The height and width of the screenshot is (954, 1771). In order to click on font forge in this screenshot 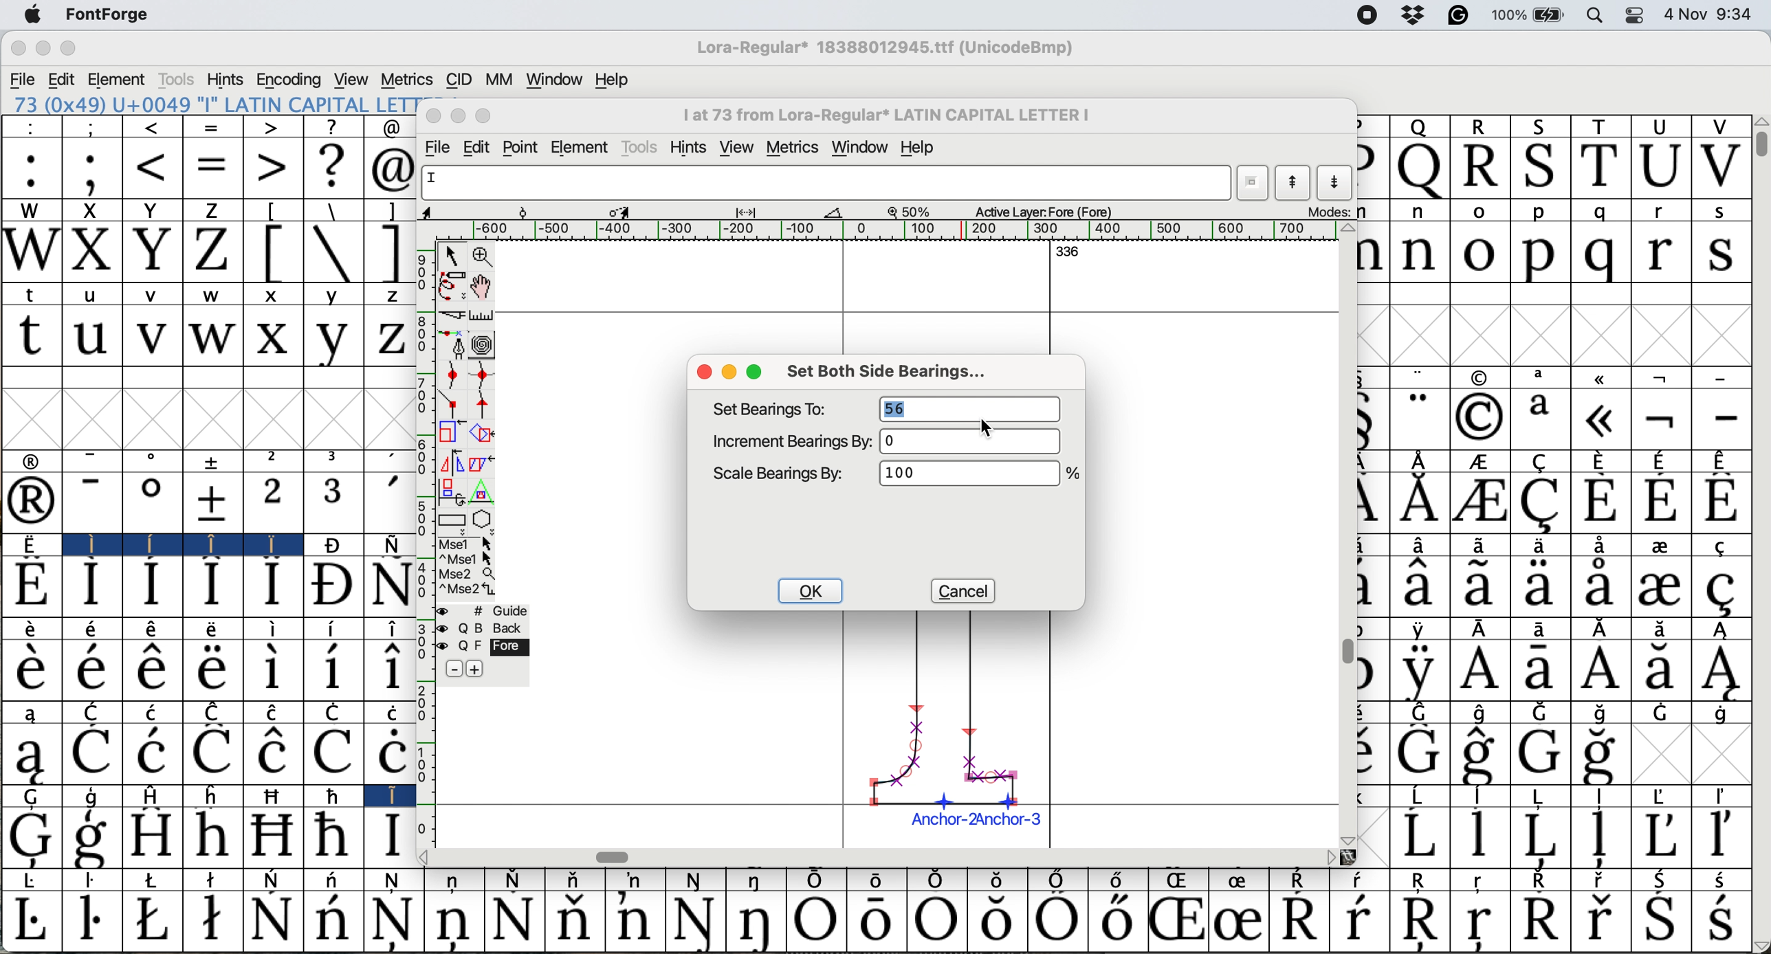, I will do `click(115, 14)`.